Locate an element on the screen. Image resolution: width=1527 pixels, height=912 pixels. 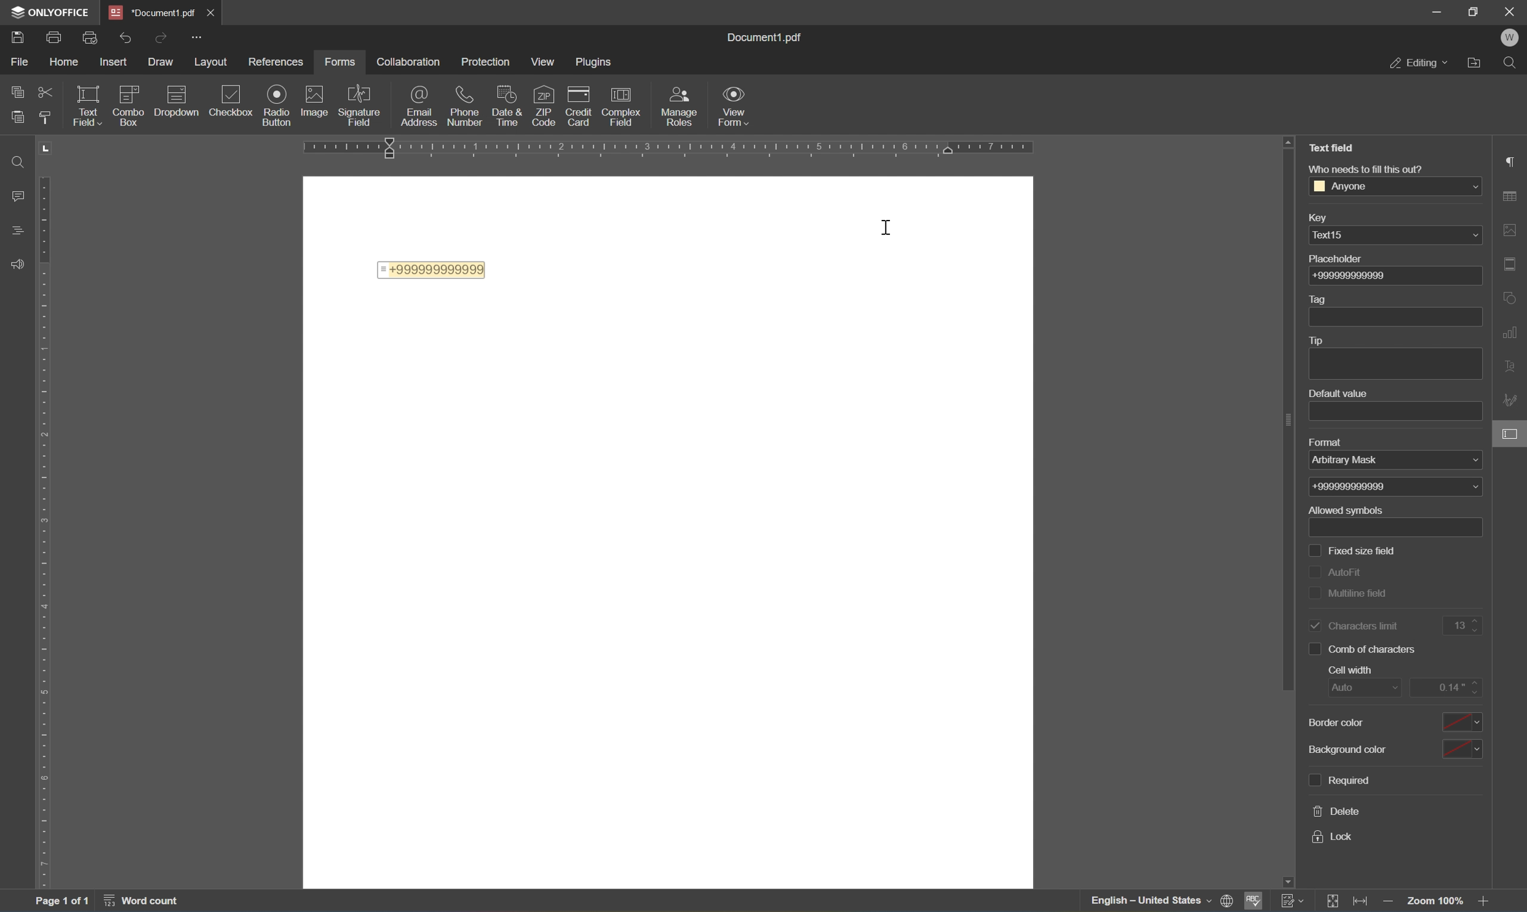
text art settings is located at coordinates (1515, 364).